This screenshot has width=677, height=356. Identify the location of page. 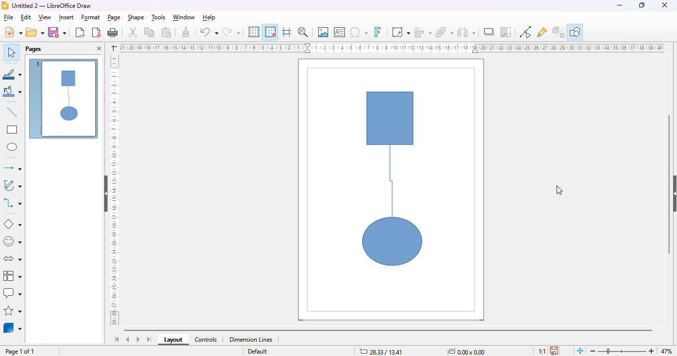
(114, 17).